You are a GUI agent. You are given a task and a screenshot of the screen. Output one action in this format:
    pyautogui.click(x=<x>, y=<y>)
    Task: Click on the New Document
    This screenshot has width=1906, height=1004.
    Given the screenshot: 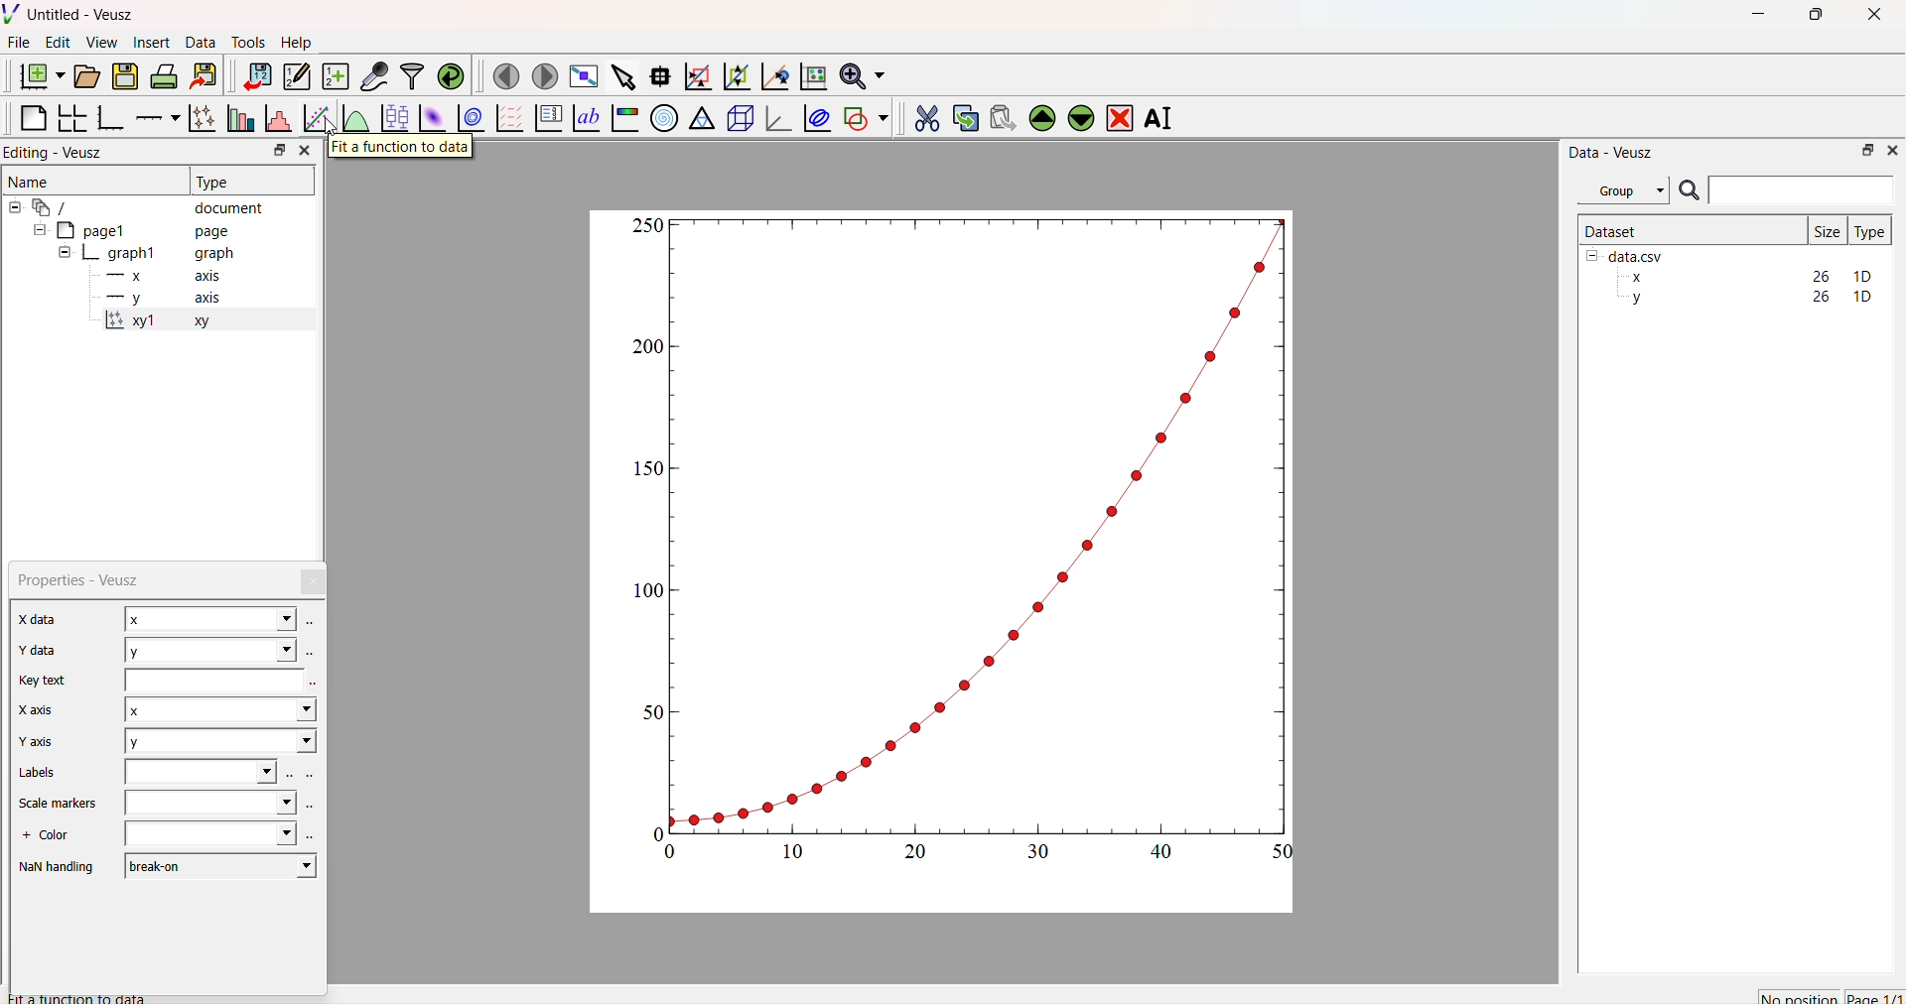 What is the action you would take?
    pyautogui.click(x=37, y=73)
    